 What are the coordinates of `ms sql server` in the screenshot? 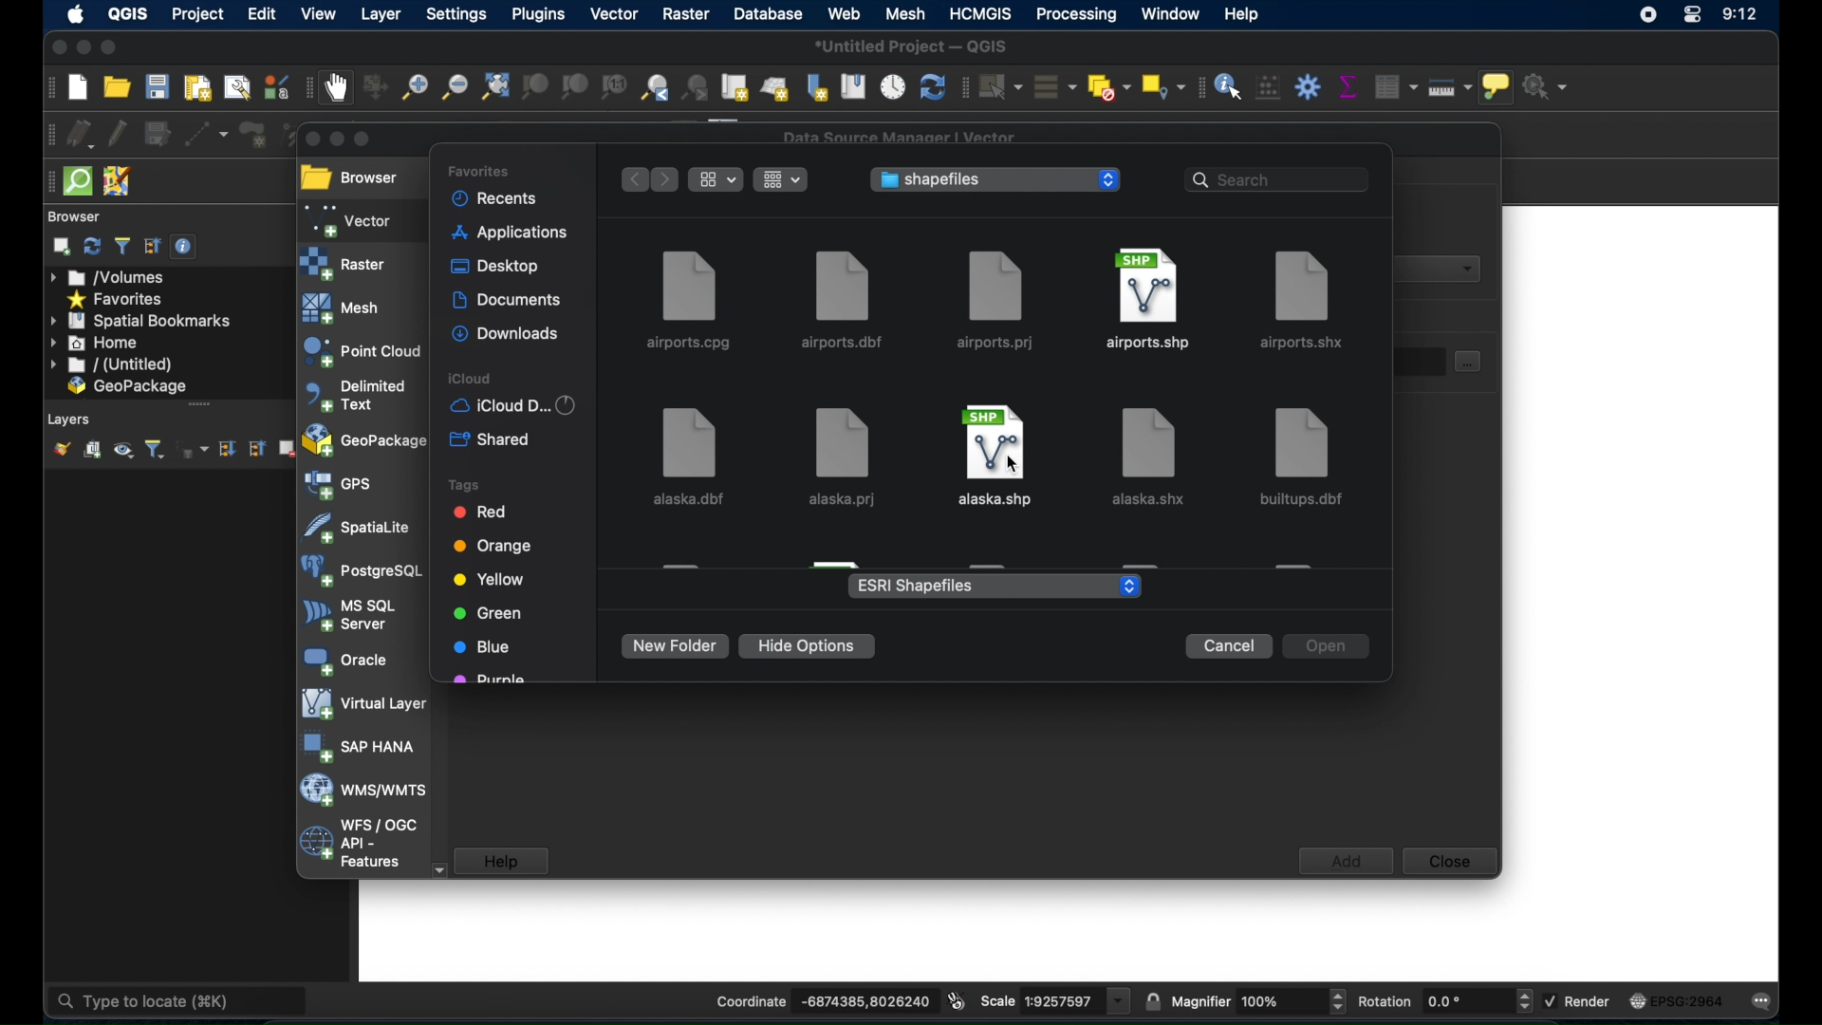 It's located at (349, 615).